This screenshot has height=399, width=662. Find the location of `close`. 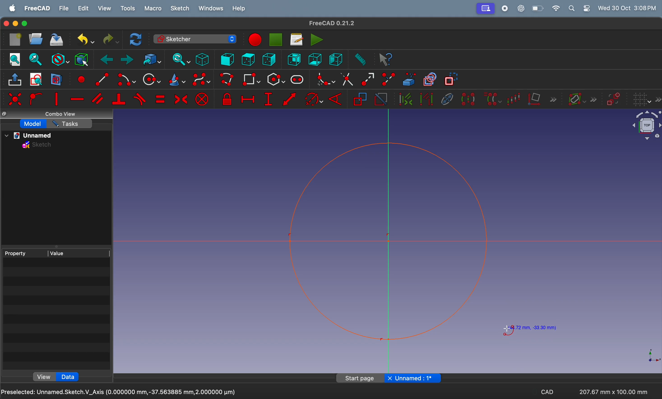

close is located at coordinates (390, 378).